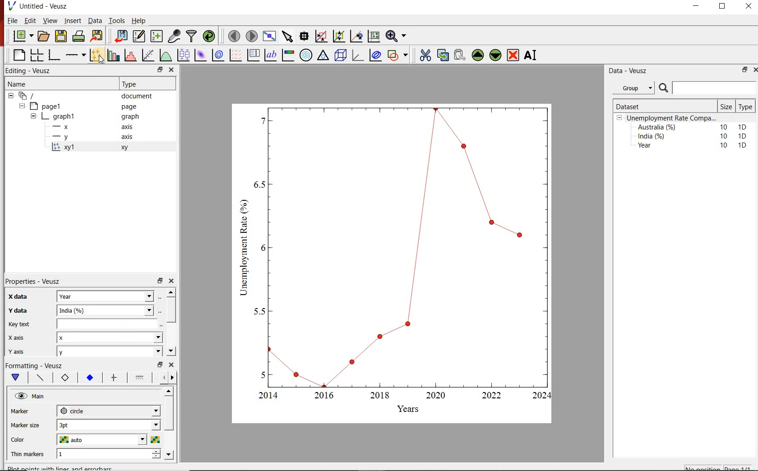 This screenshot has width=758, height=471. Describe the element at coordinates (744, 69) in the screenshot. I see `minimise` at that location.